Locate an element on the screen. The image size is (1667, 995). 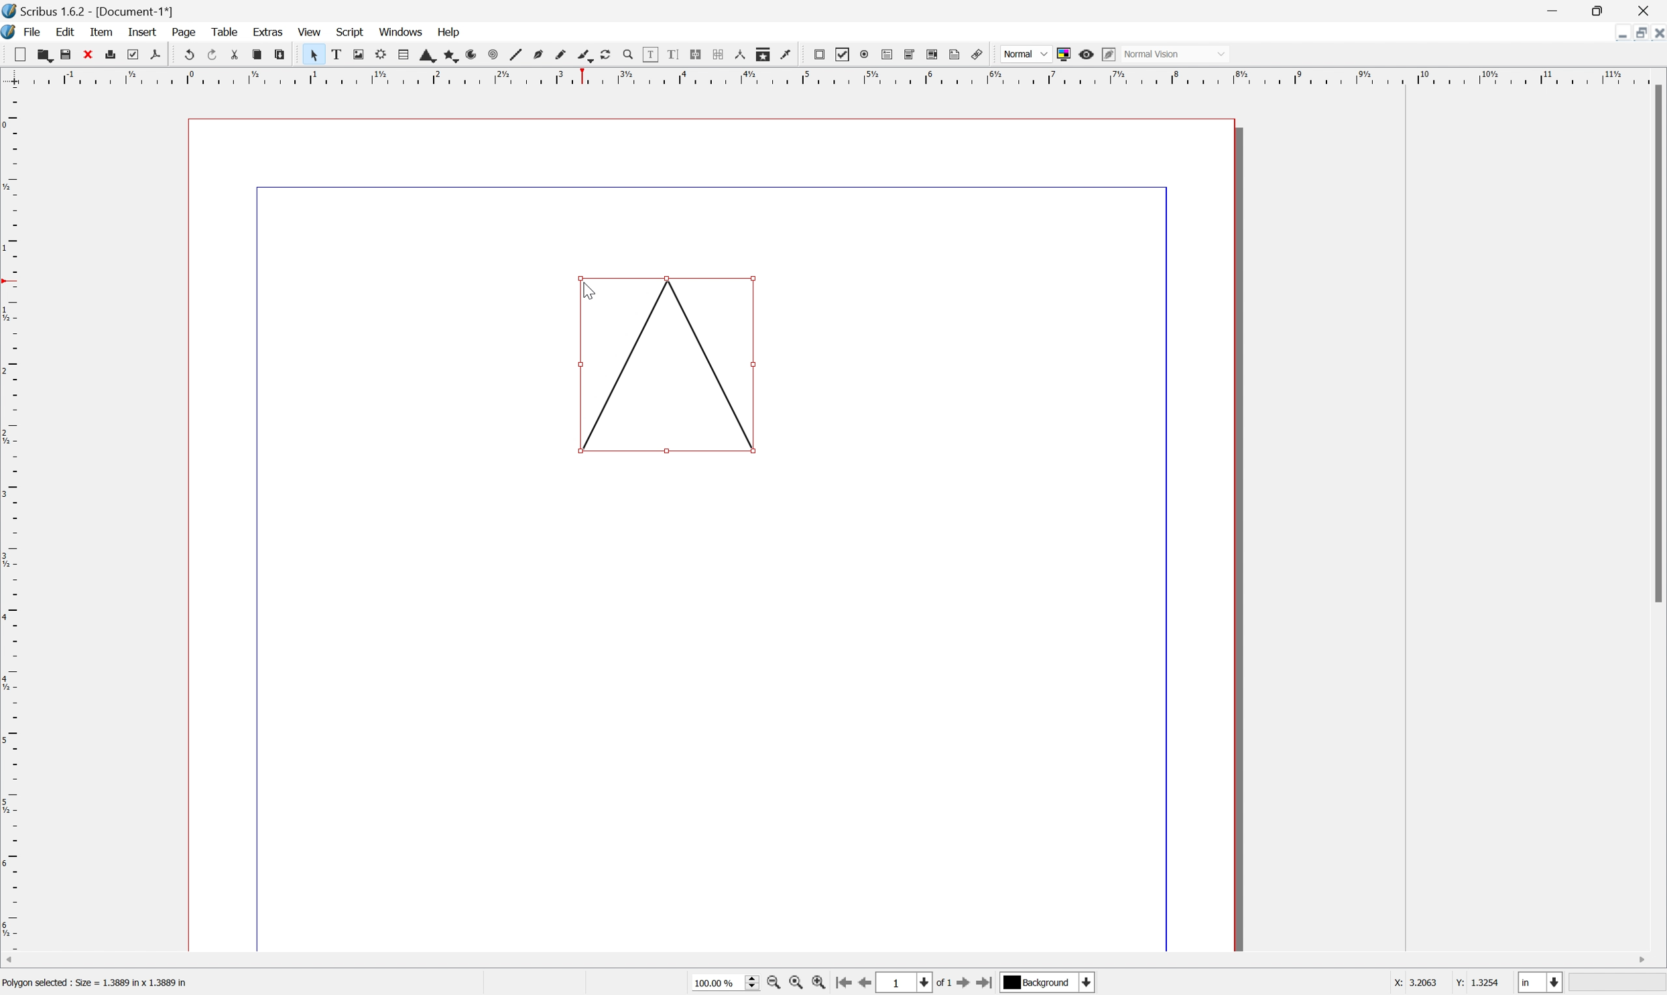
Calligraphic lines is located at coordinates (586, 56).